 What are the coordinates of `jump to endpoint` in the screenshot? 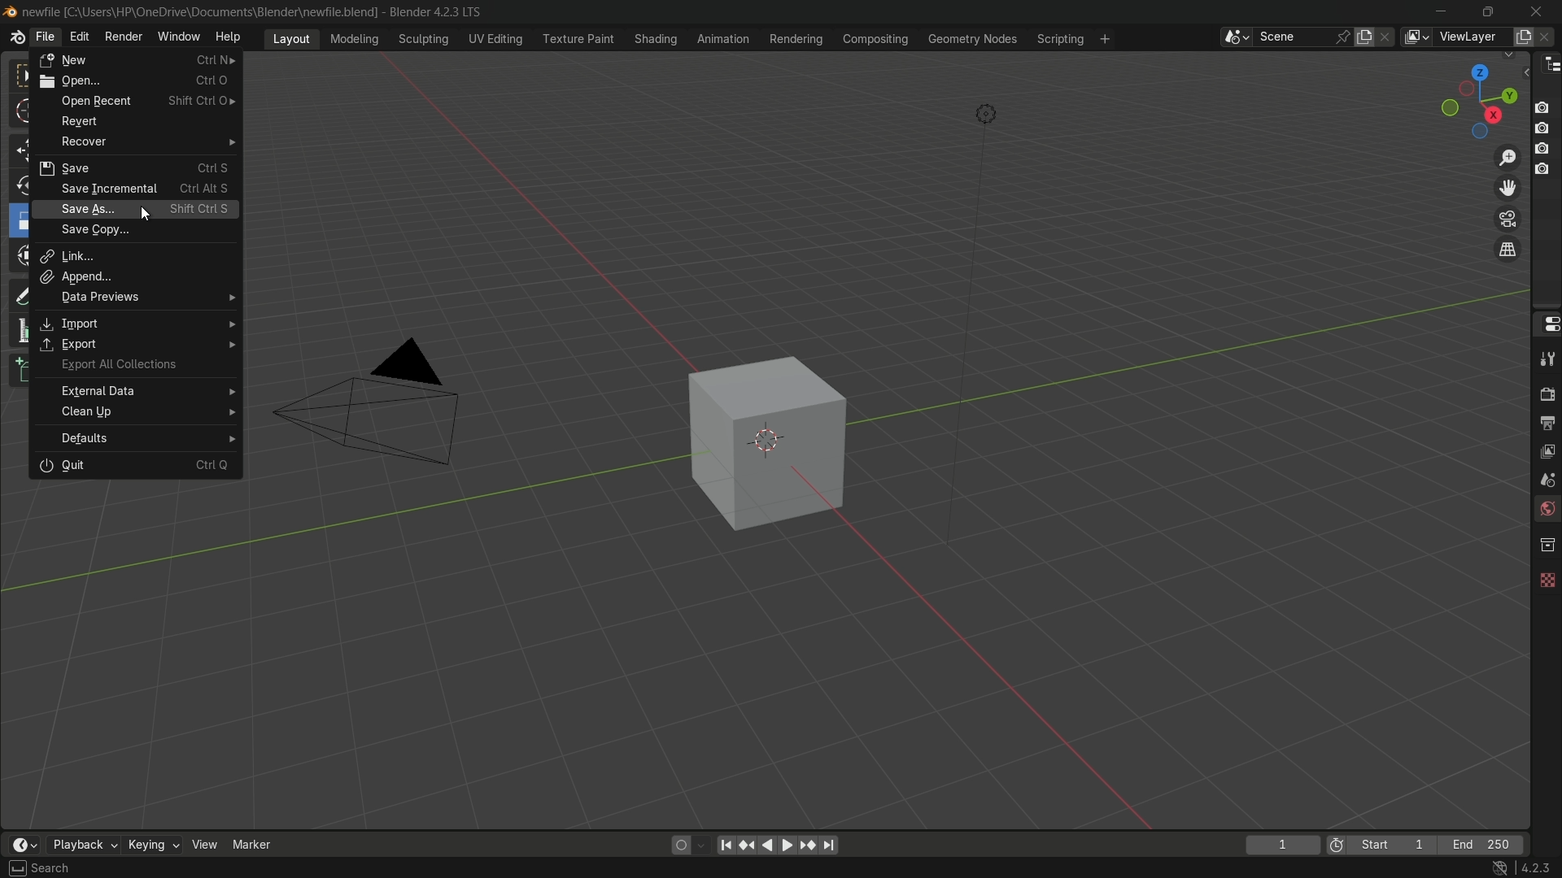 It's located at (830, 845).